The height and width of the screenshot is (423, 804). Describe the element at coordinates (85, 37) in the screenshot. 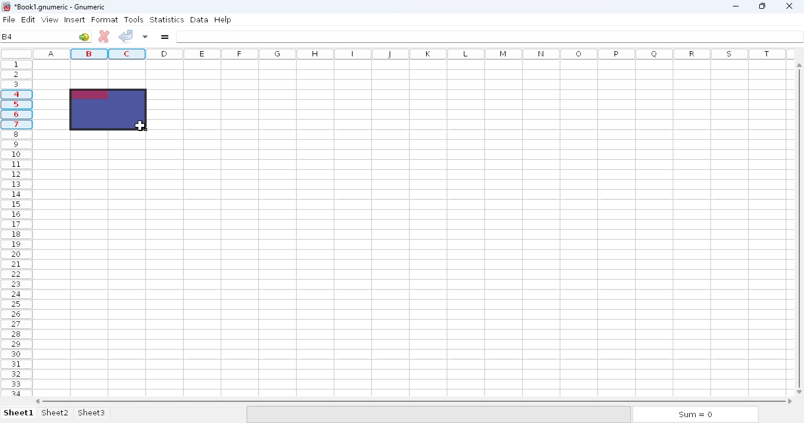

I see `go to` at that location.